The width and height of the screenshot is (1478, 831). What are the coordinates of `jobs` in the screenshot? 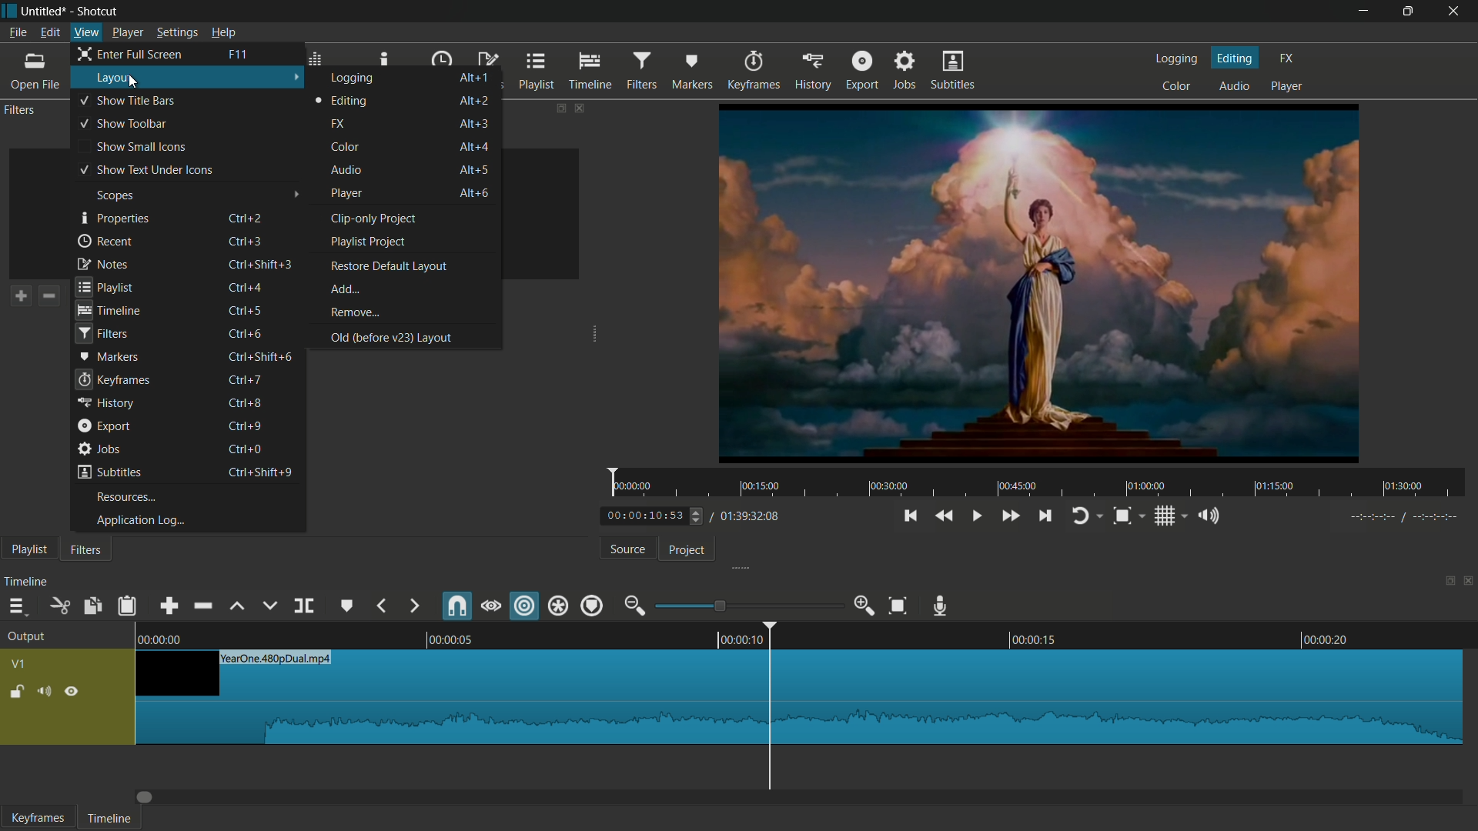 It's located at (99, 449).